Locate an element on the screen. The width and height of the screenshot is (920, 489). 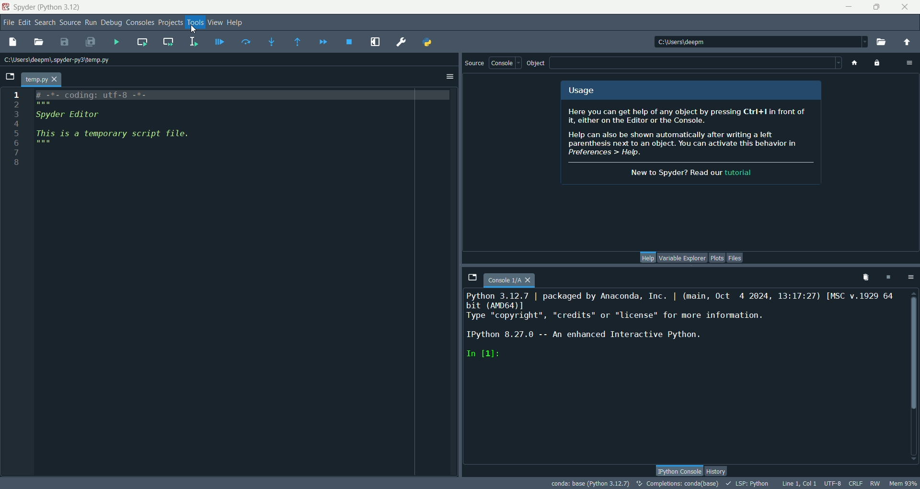
run current cell is located at coordinates (142, 43).